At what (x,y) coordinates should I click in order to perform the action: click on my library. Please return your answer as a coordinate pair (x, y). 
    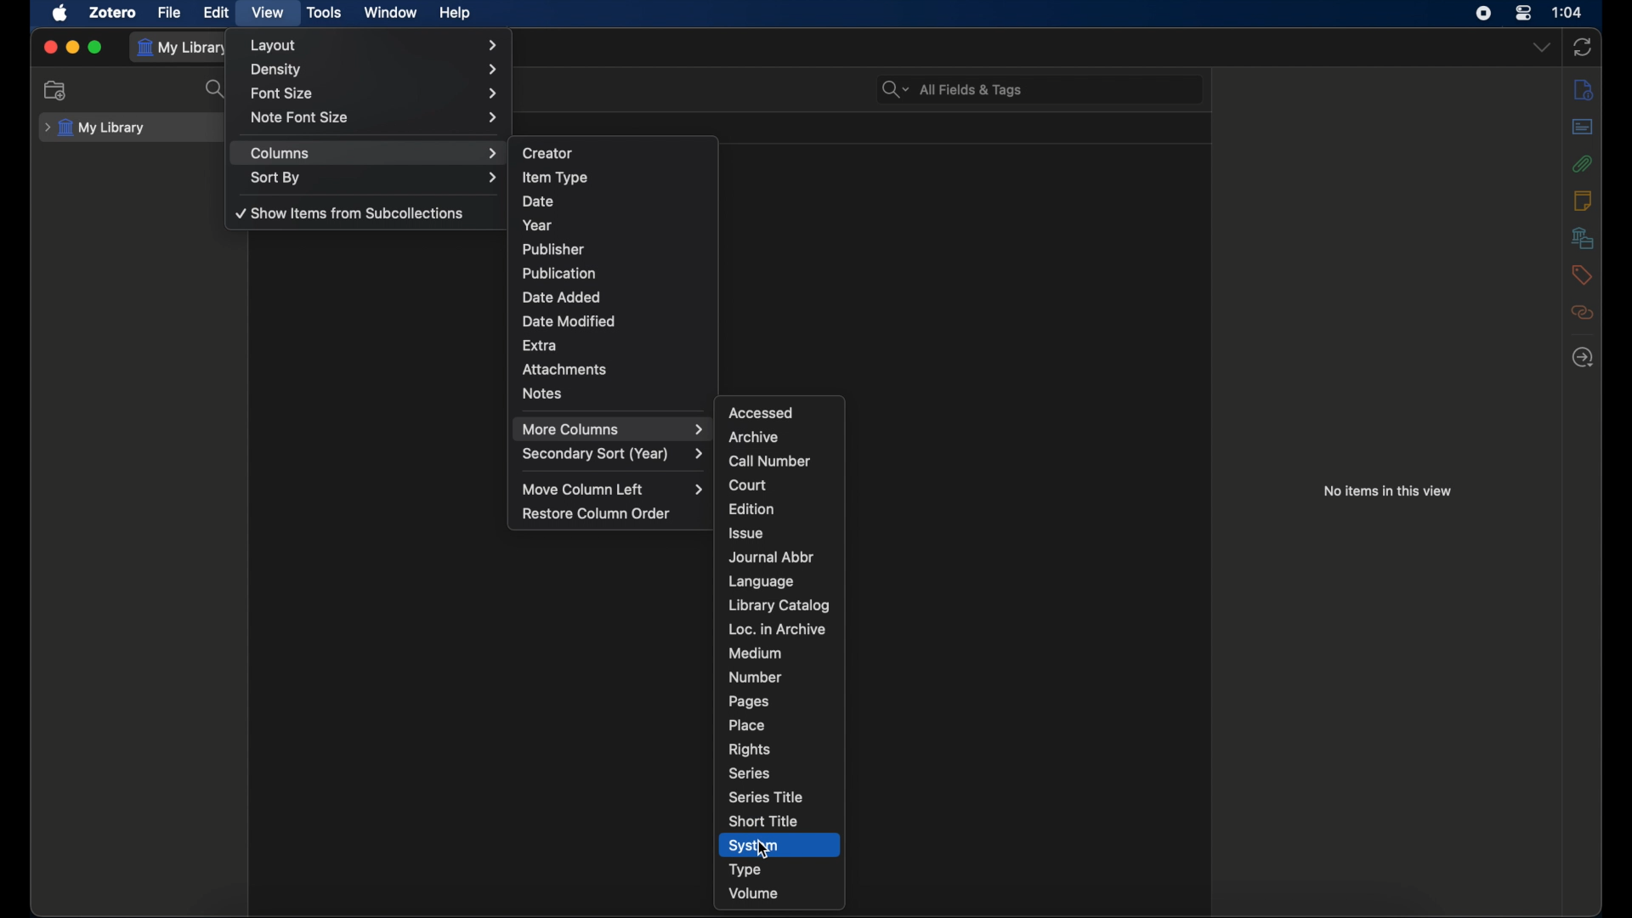
    Looking at the image, I should click on (96, 128).